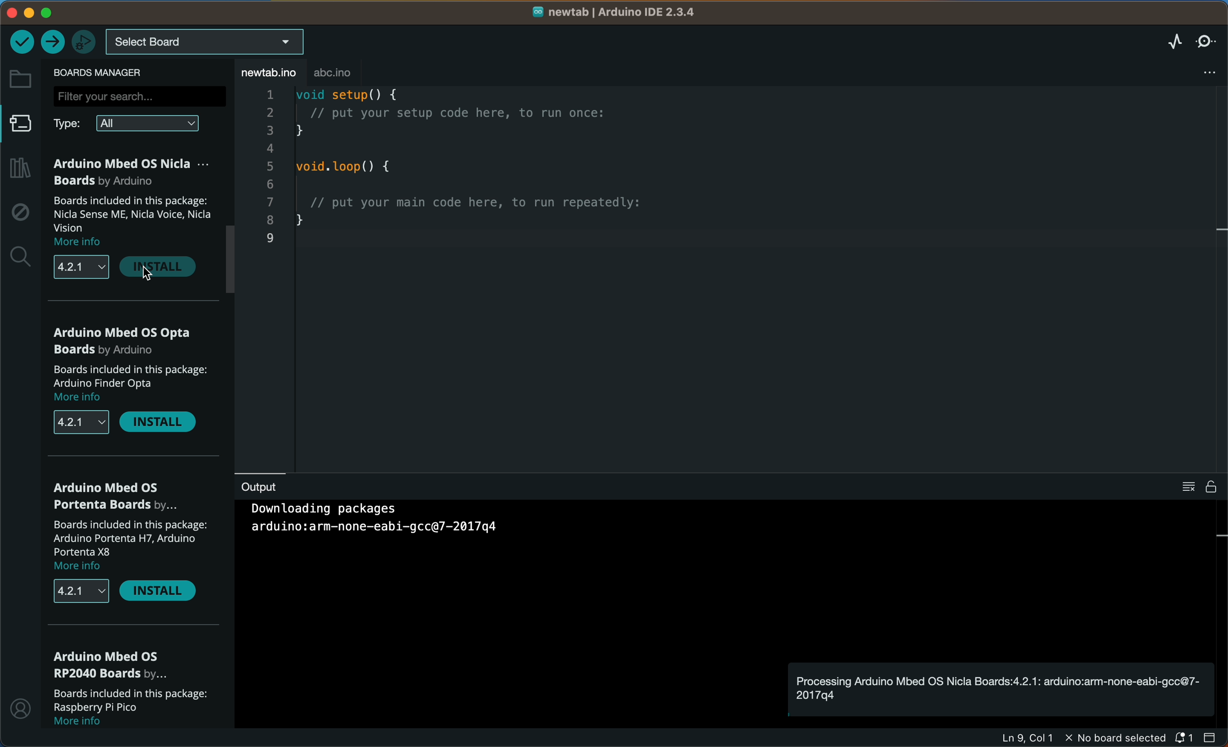 Image resolution: width=1228 pixels, height=747 pixels. I want to click on description, so click(131, 376).